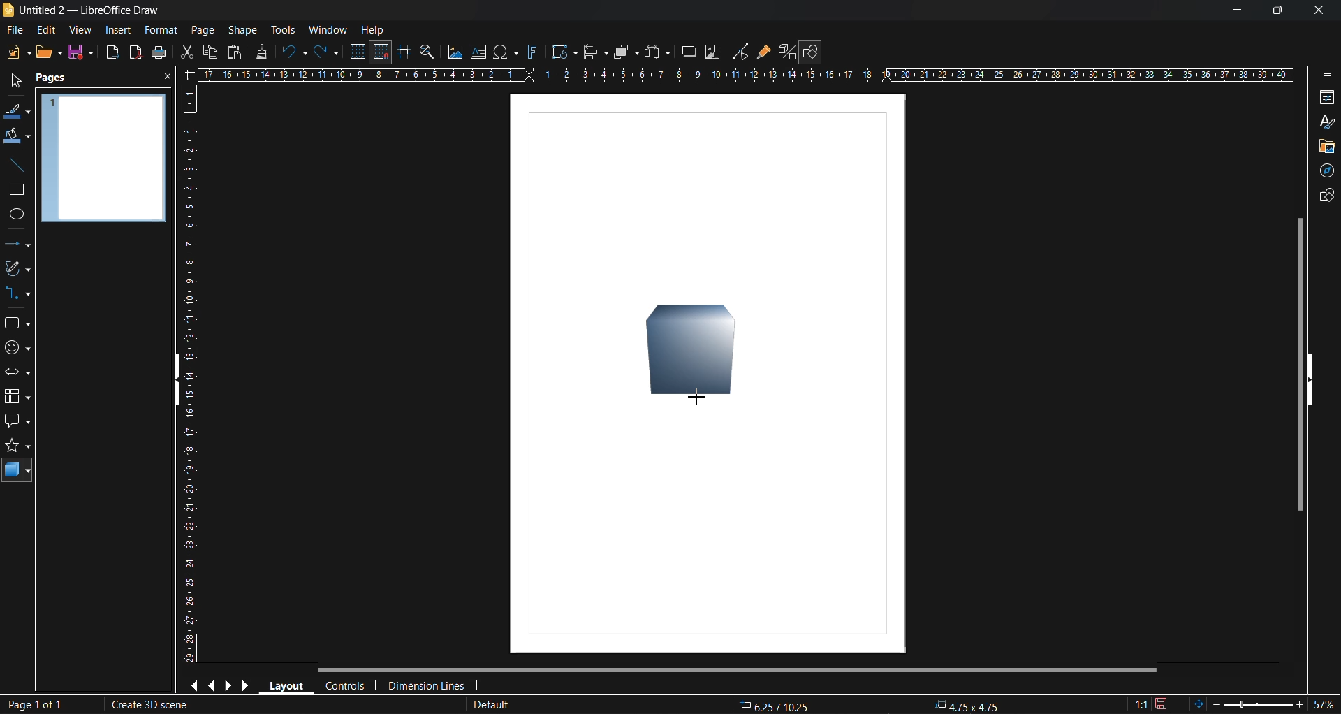  What do you see at coordinates (566, 52) in the screenshot?
I see `transformations` at bounding box center [566, 52].